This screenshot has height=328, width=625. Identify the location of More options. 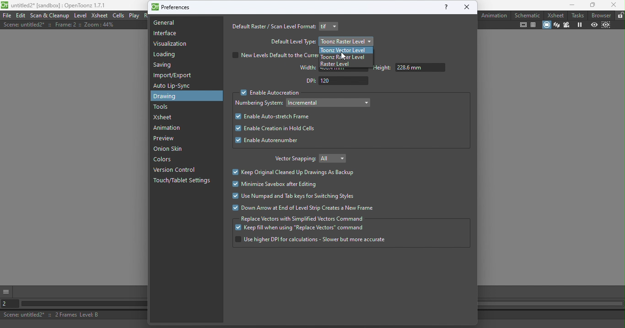
(6, 291).